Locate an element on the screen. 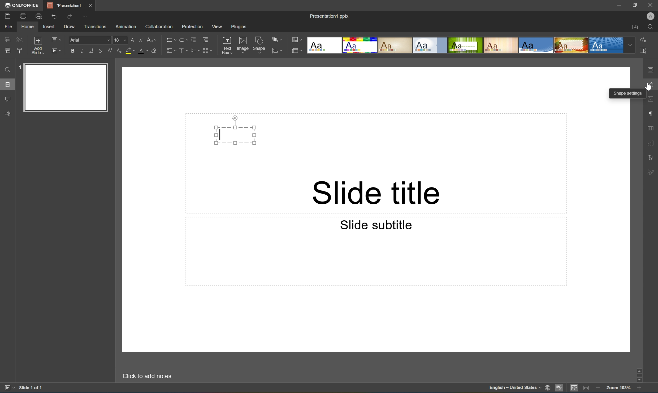  ONYOFFICE is located at coordinates (21, 5).